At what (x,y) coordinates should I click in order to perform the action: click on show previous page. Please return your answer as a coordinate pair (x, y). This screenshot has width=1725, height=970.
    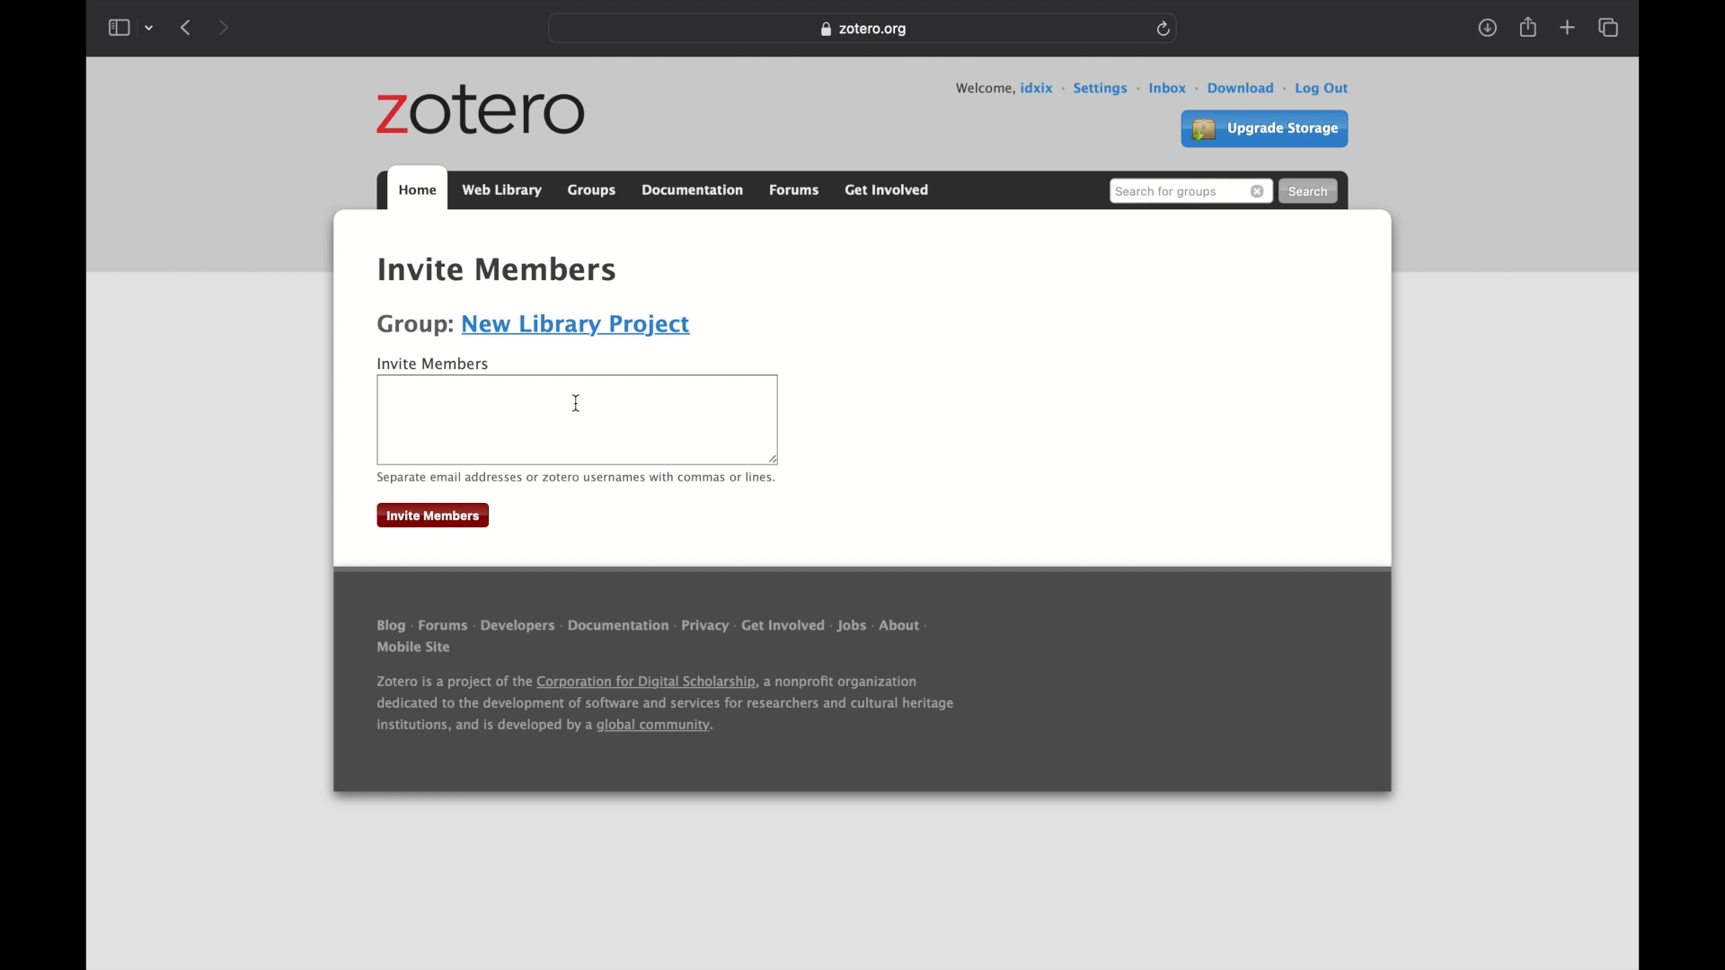
    Looking at the image, I should click on (188, 28).